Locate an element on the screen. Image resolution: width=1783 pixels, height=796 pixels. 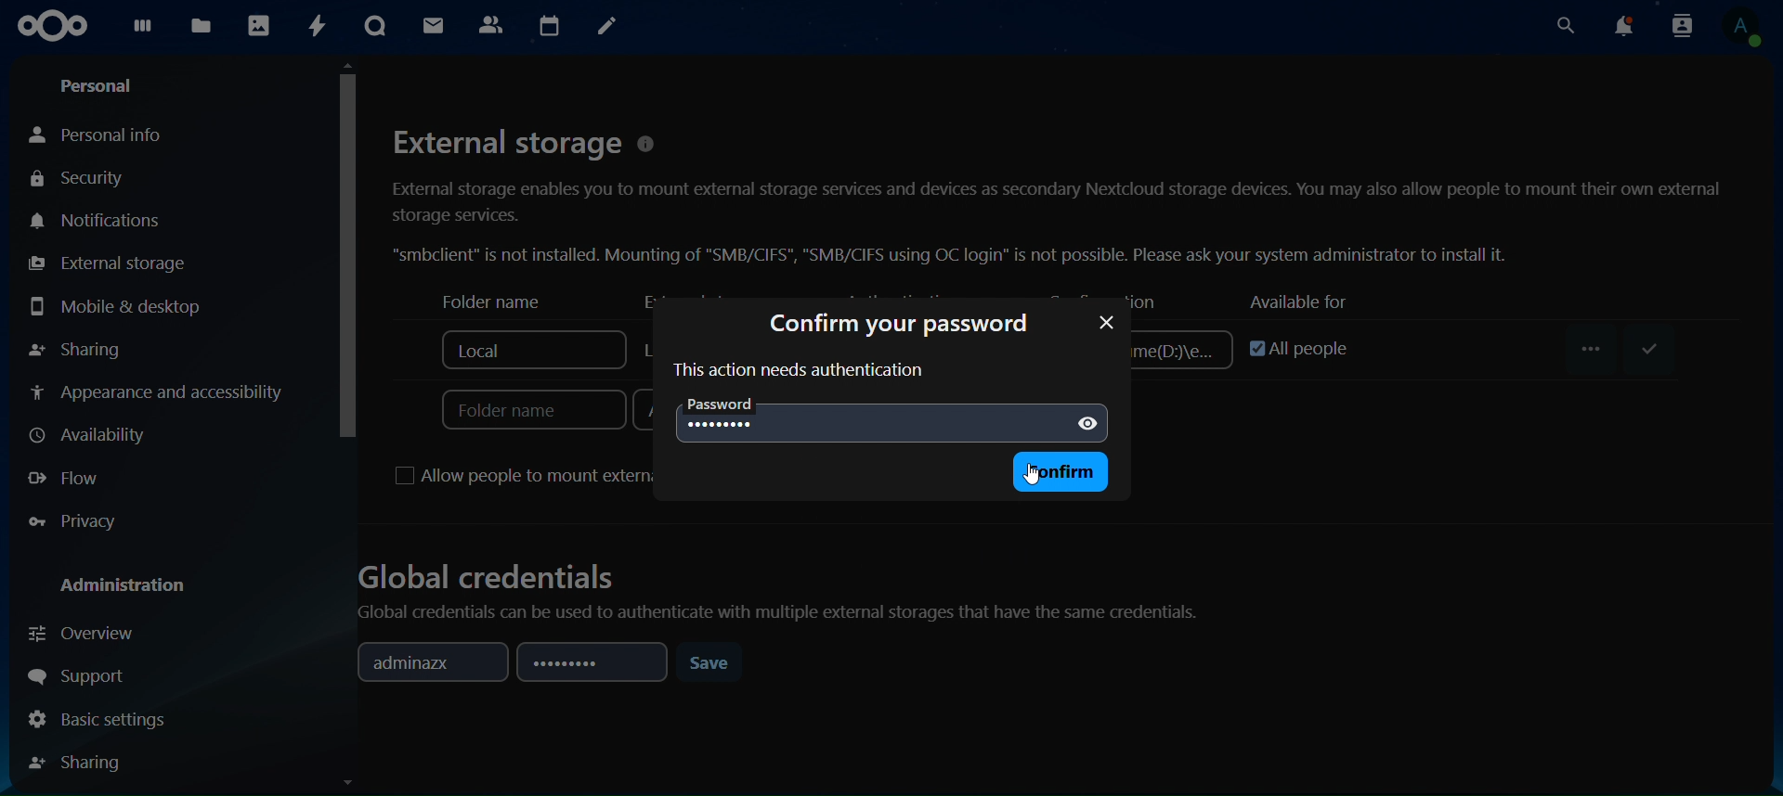
save is located at coordinates (713, 663).